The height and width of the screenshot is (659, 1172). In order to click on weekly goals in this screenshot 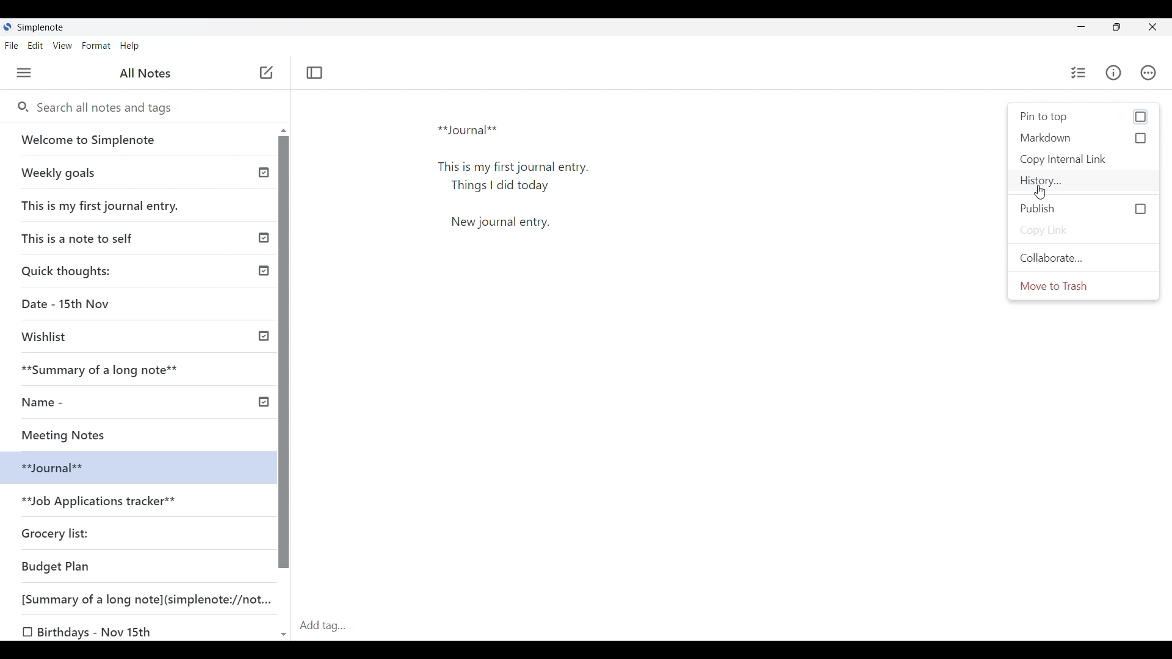, I will do `click(137, 172)`.